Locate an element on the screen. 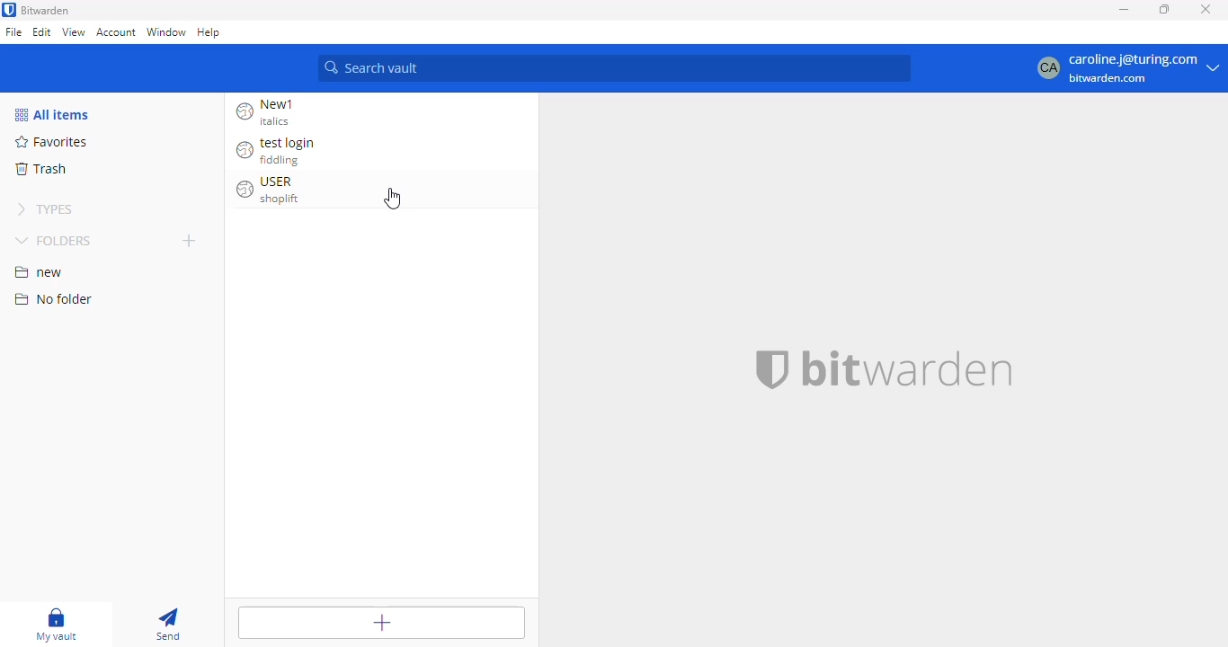 The width and height of the screenshot is (1228, 647). bitwarden is located at coordinates (47, 10).